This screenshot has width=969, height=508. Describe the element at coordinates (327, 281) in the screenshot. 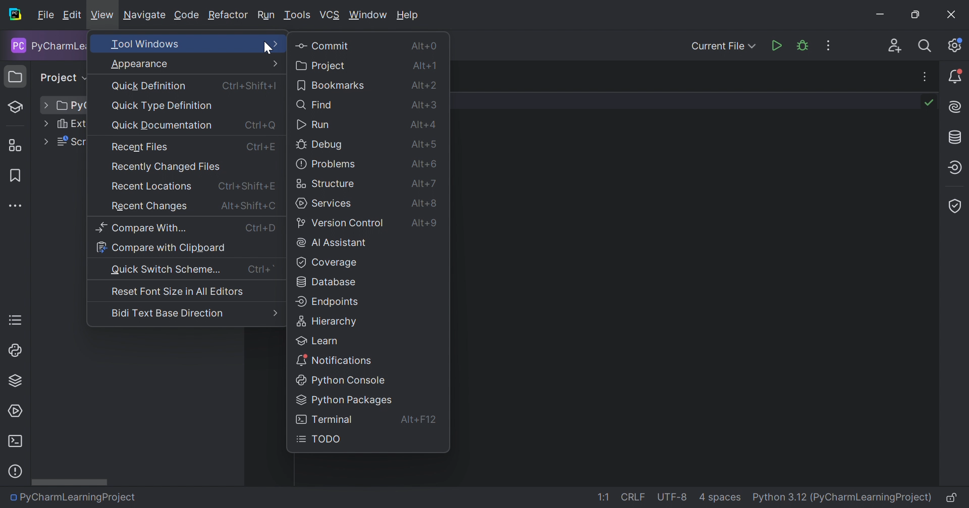

I see `Database` at that location.